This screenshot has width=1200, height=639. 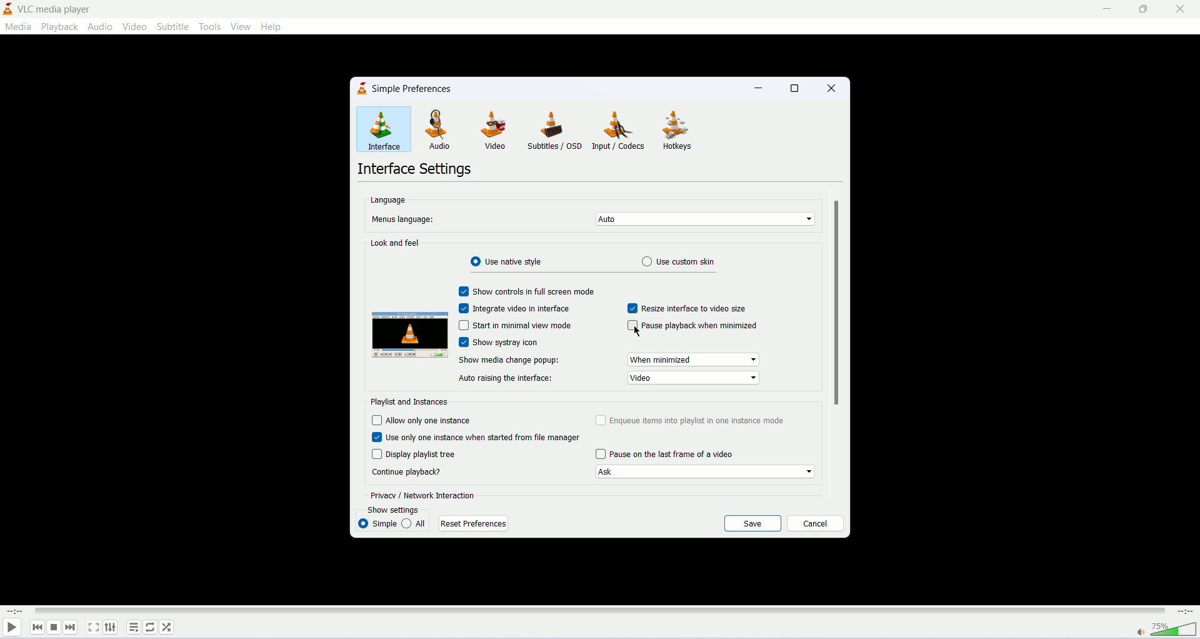 I want to click on check box, so click(x=462, y=289).